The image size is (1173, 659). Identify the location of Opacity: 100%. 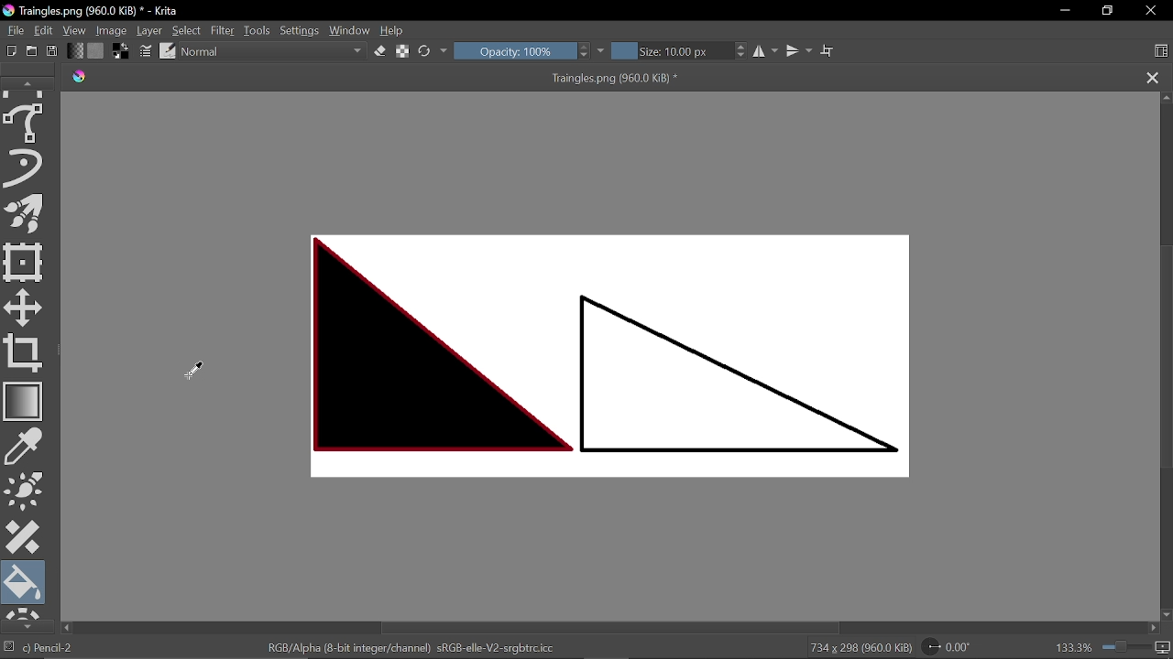
(522, 52).